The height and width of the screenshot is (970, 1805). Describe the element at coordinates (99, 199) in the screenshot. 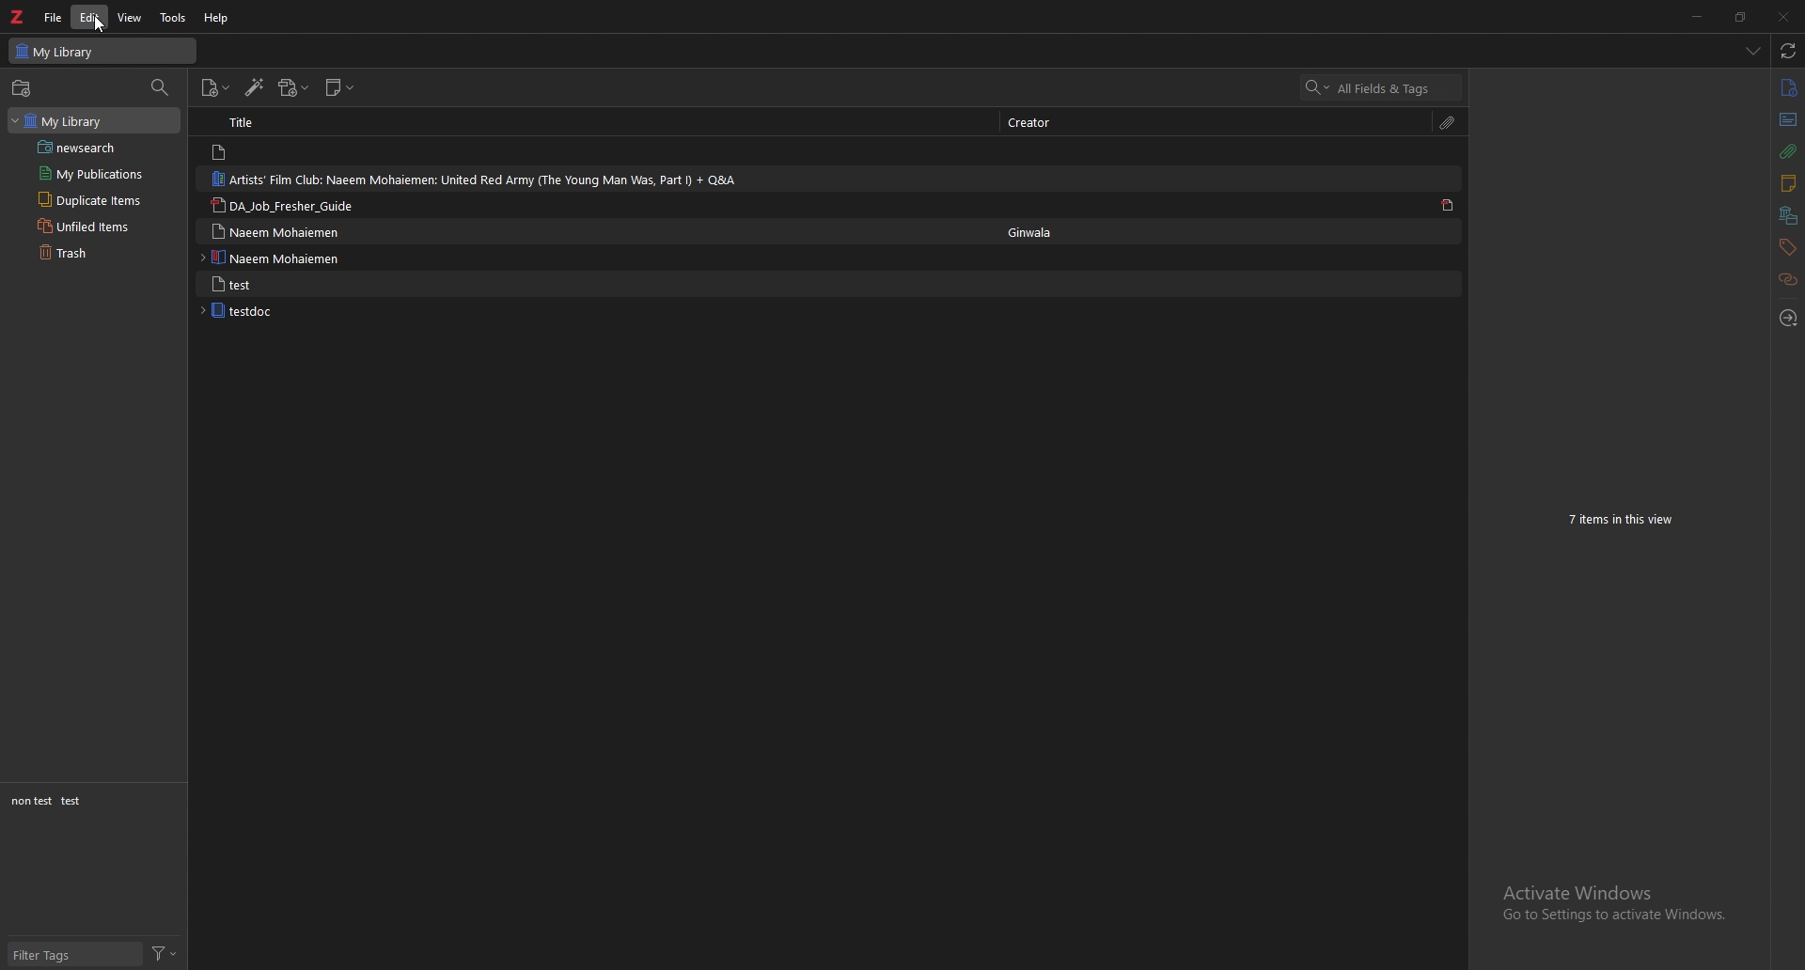

I see `duplicate items` at that location.